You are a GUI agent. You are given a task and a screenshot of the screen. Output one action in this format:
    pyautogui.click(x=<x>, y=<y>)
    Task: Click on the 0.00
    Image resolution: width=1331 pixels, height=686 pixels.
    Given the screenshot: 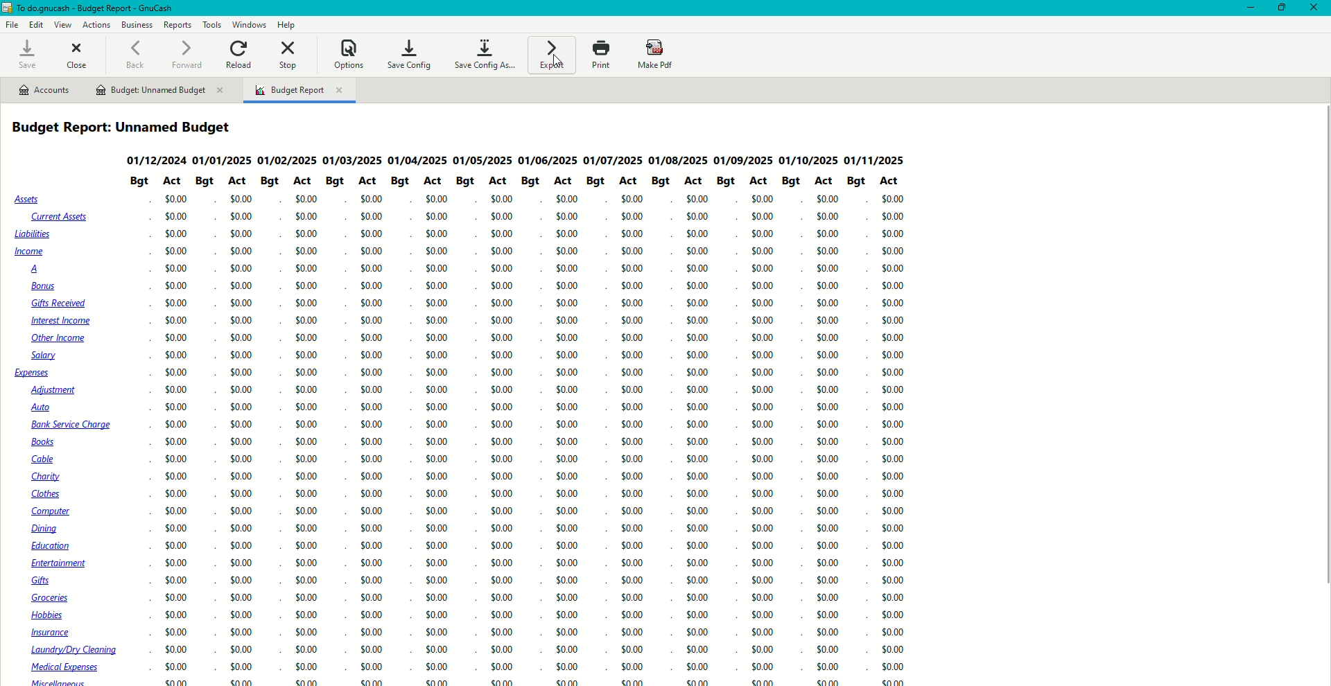 What is the action you would take?
    pyautogui.click(x=243, y=408)
    